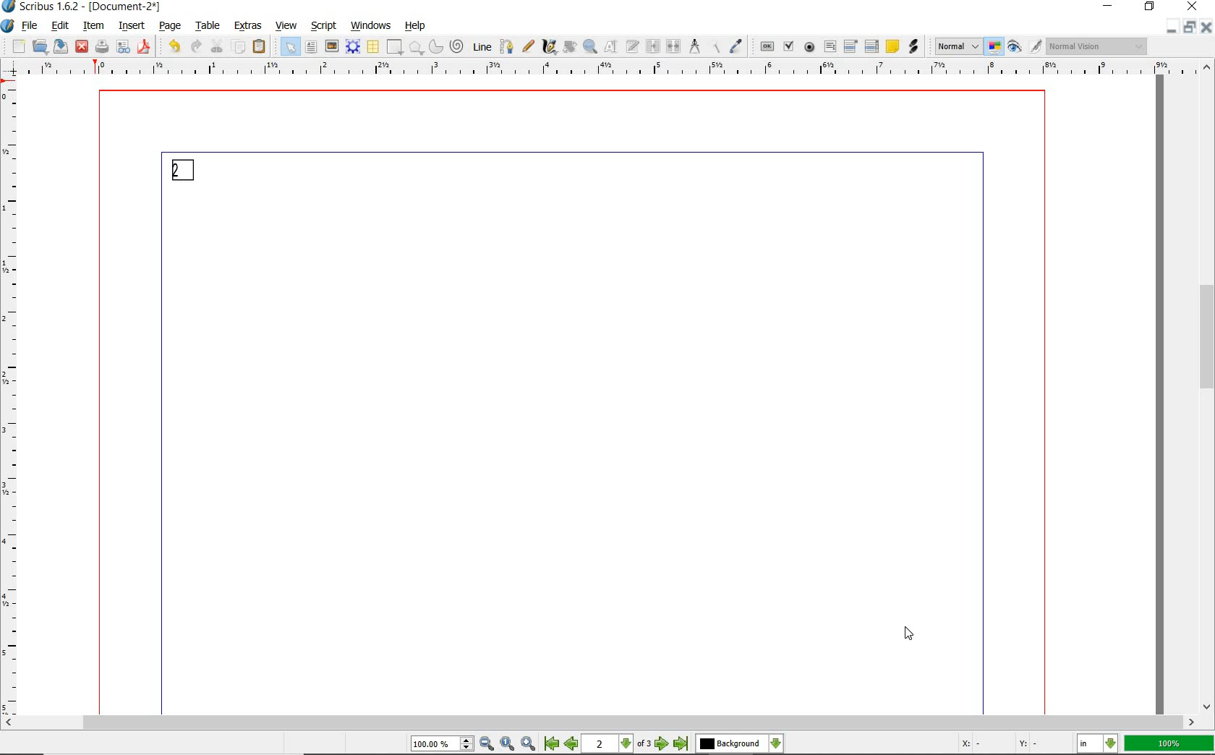 Image resolution: width=1215 pixels, height=755 pixels. I want to click on save, so click(61, 47).